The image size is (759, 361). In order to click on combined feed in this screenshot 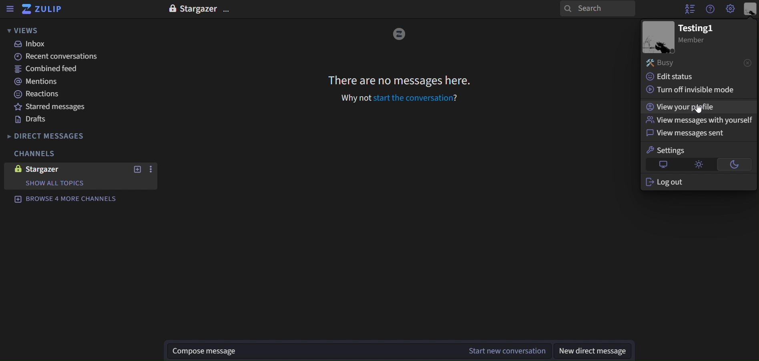, I will do `click(53, 70)`.